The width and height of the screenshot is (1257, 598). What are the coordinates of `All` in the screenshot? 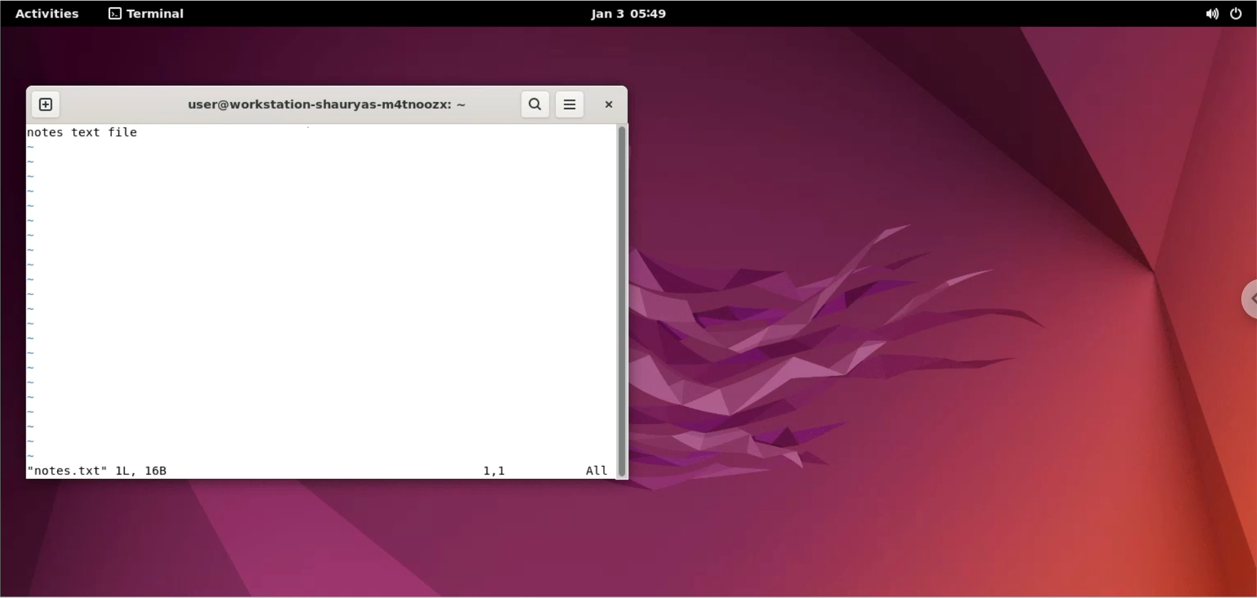 It's located at (596, 472).